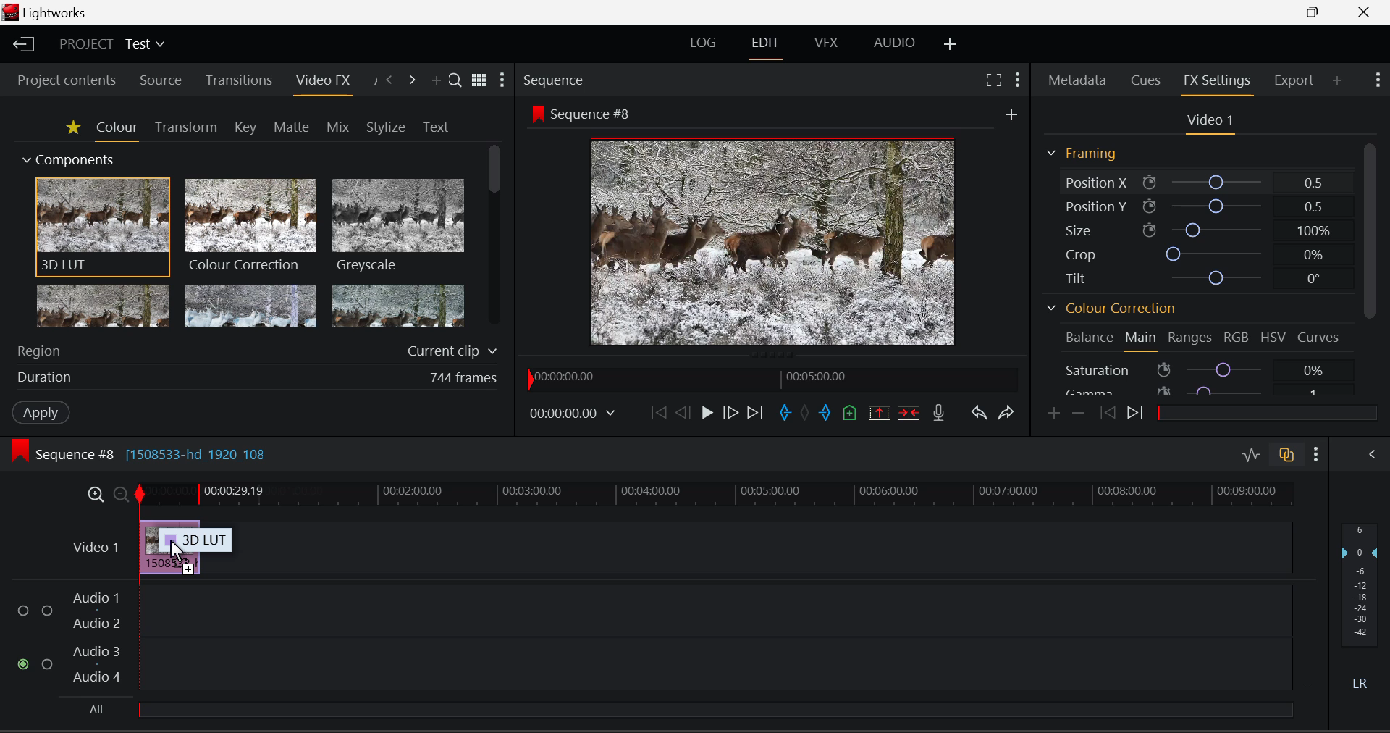 This screenshot has height=733, width=1390. What do you see at coordinates (1363, 609) in the screenshot?
I see `Decibel Level` at bounding box center [1363, 609].